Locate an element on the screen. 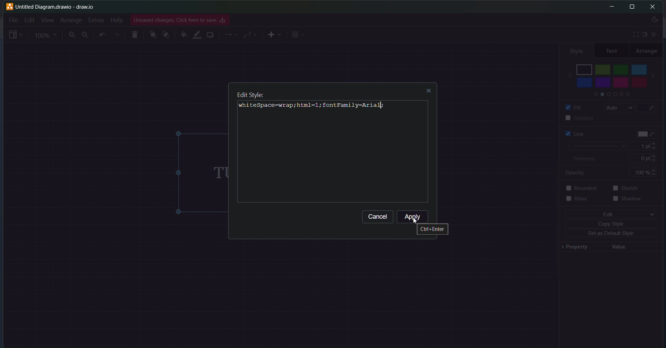 The height and width of the screenshot is (348, 666). logo is located at coordinates (9, 6).